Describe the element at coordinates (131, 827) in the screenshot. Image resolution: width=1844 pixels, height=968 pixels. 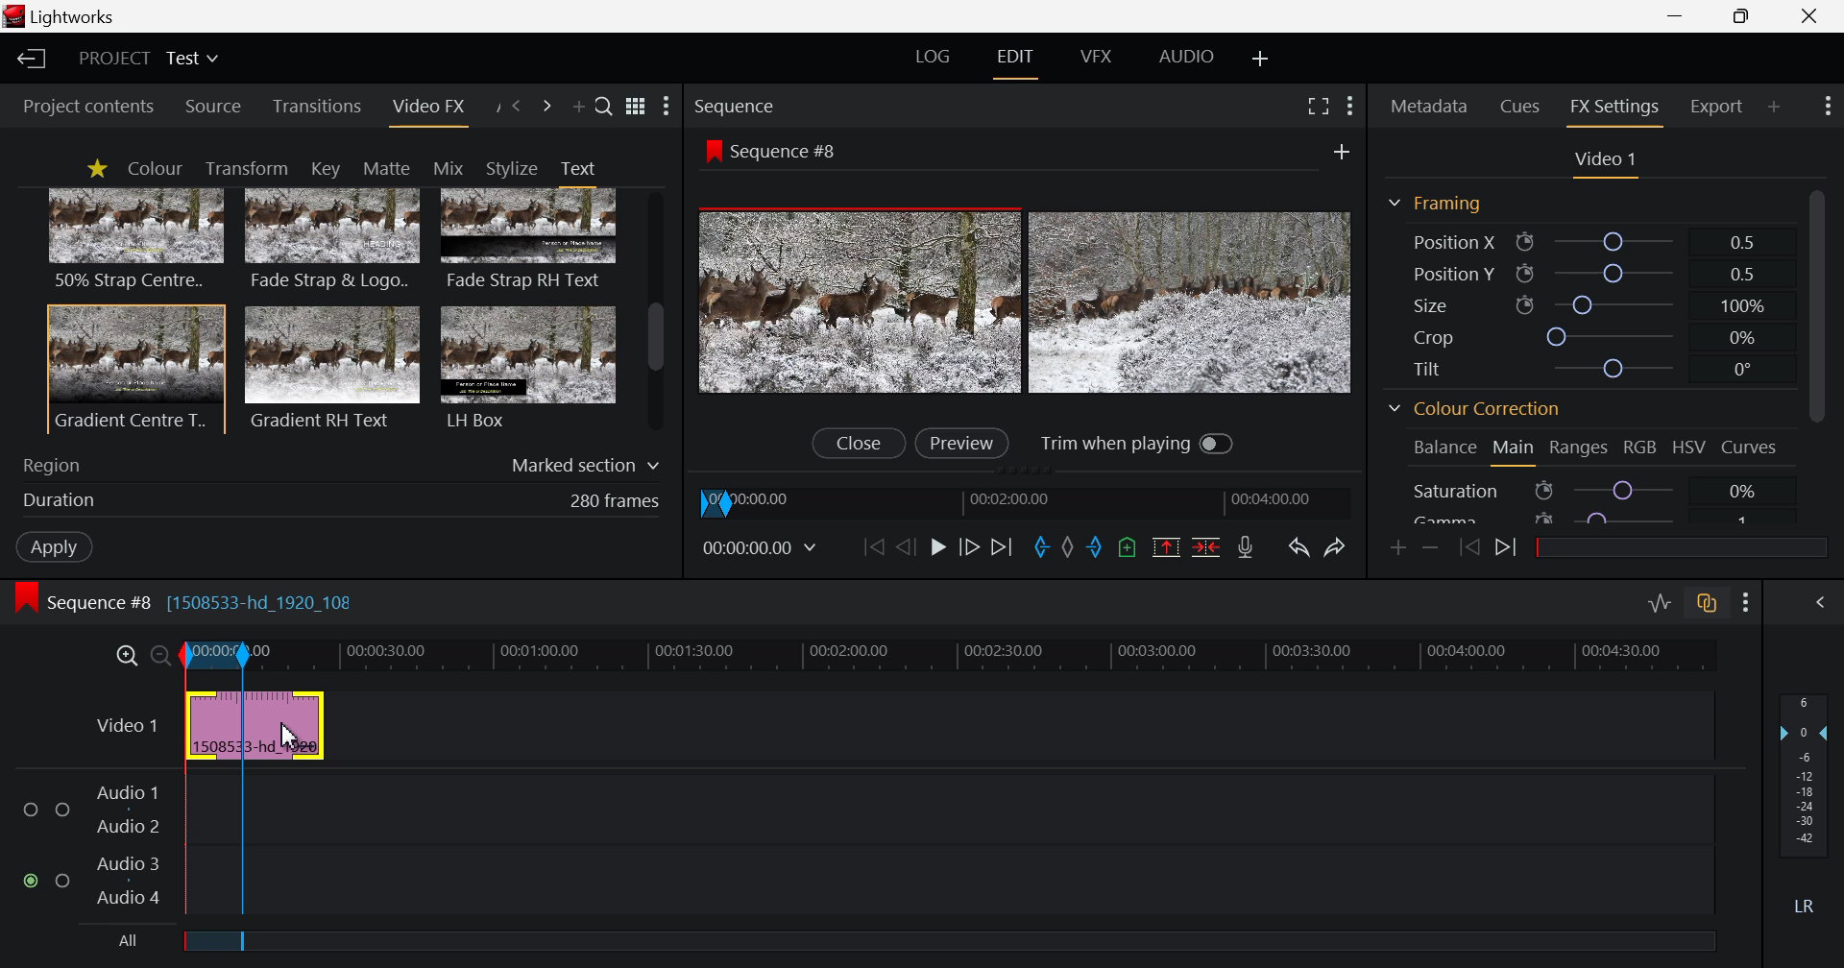
I see `audio 2` at that location.